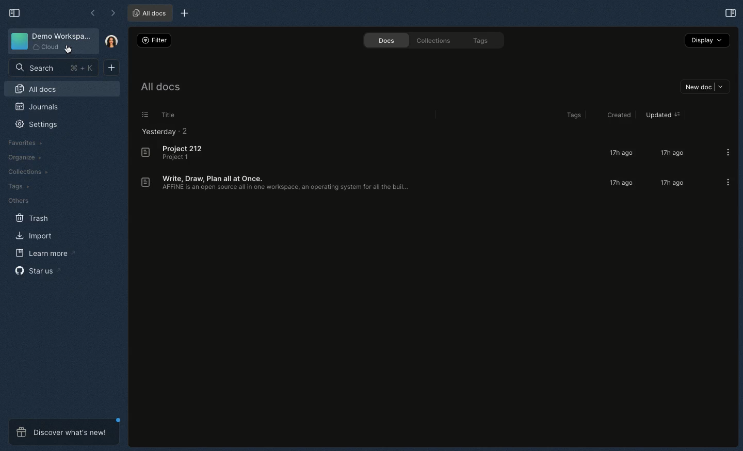 The image size is (743, 451). I want to click on Search, so click(52, 68).